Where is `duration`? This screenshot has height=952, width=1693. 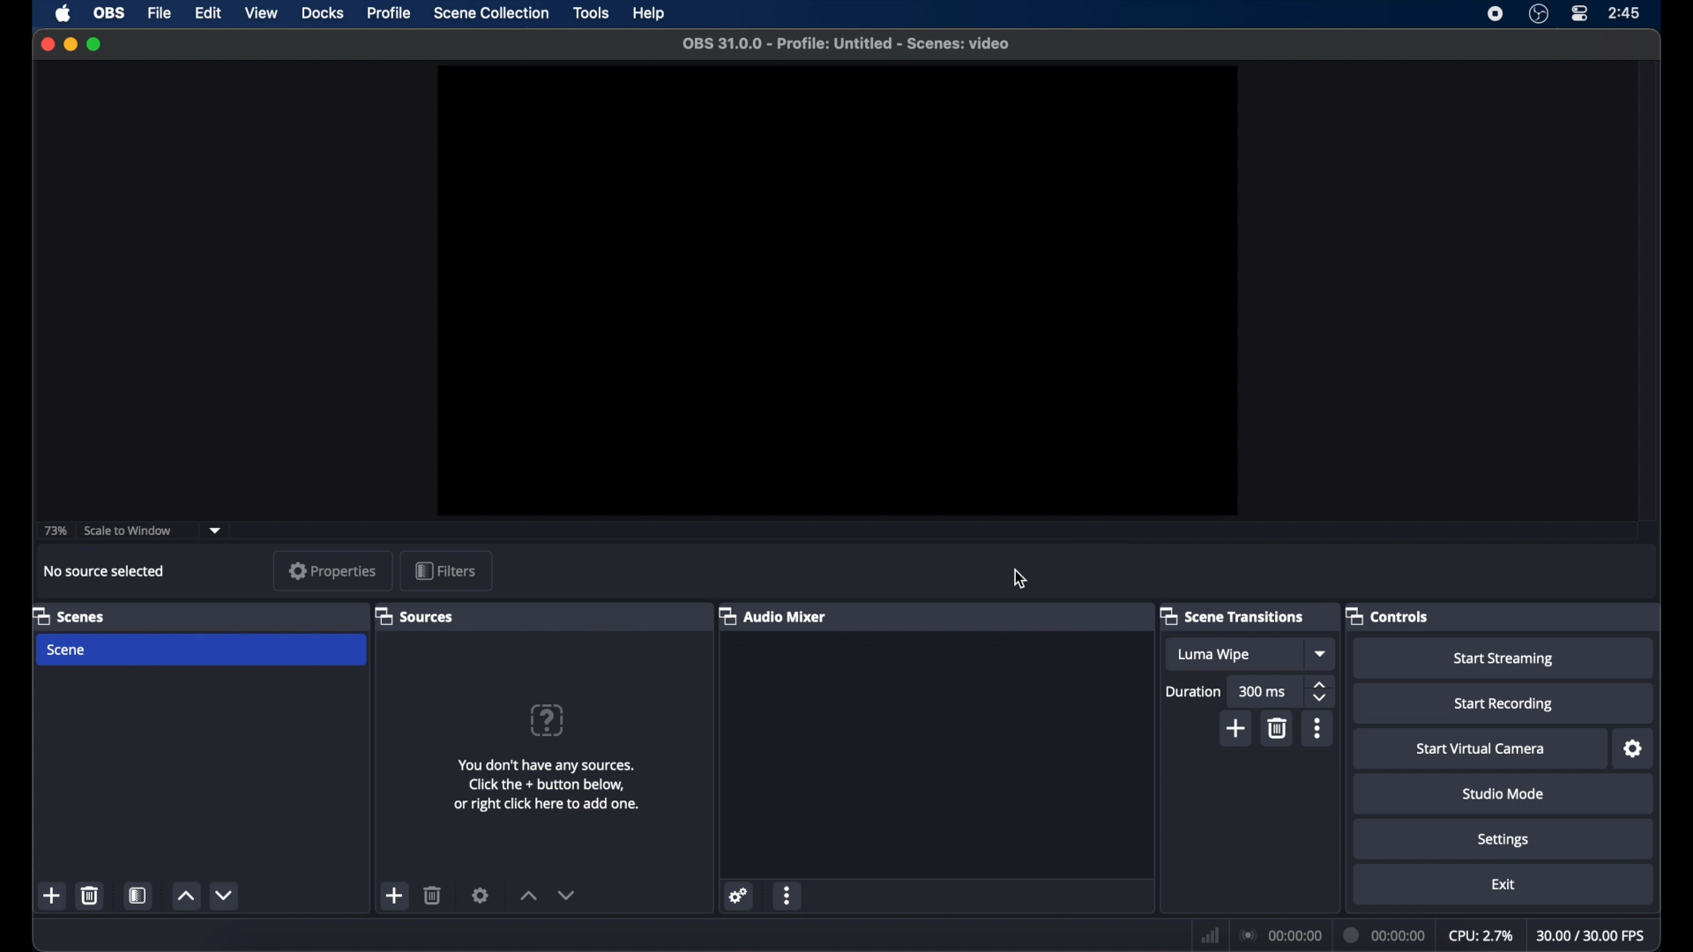 duration is located at coordinates (1194, 693).